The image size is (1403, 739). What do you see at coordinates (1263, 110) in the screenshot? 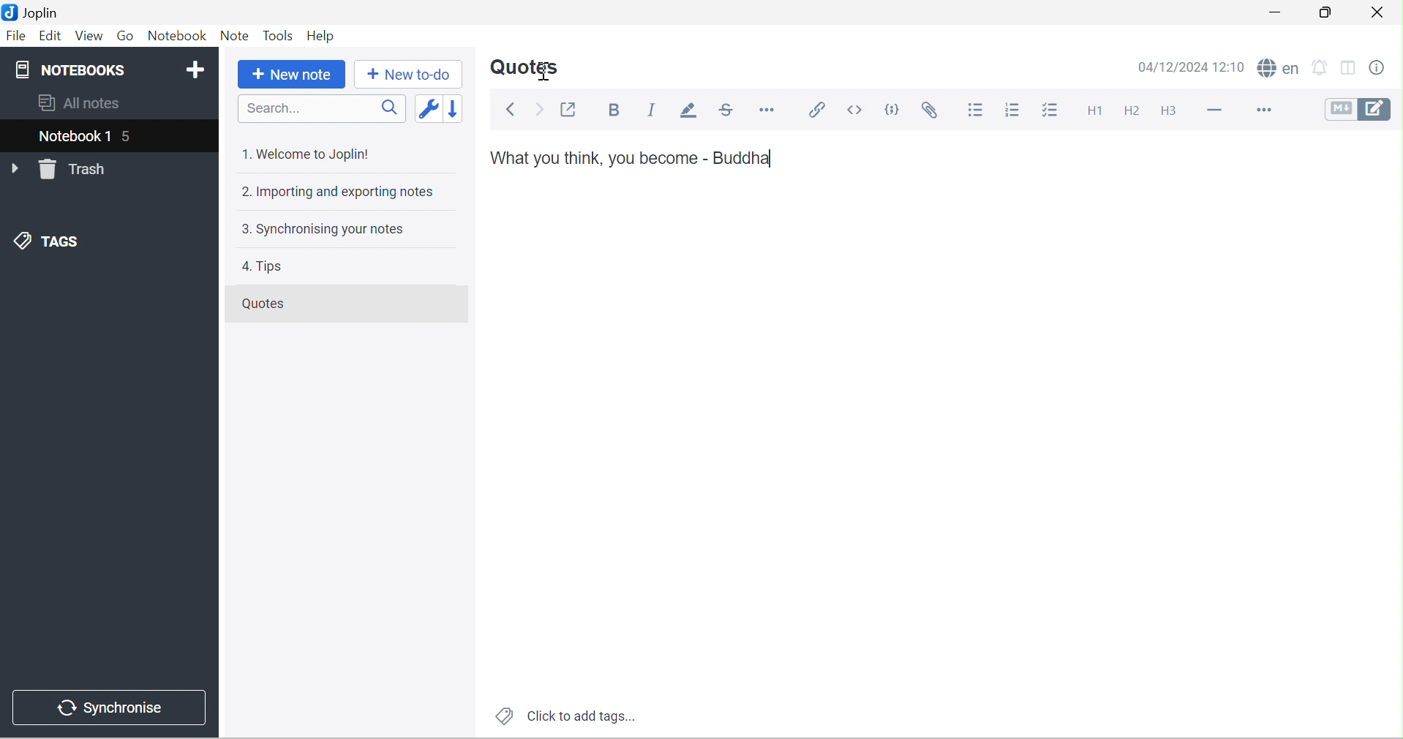
I see `More` at bounding box center [1263, 110].